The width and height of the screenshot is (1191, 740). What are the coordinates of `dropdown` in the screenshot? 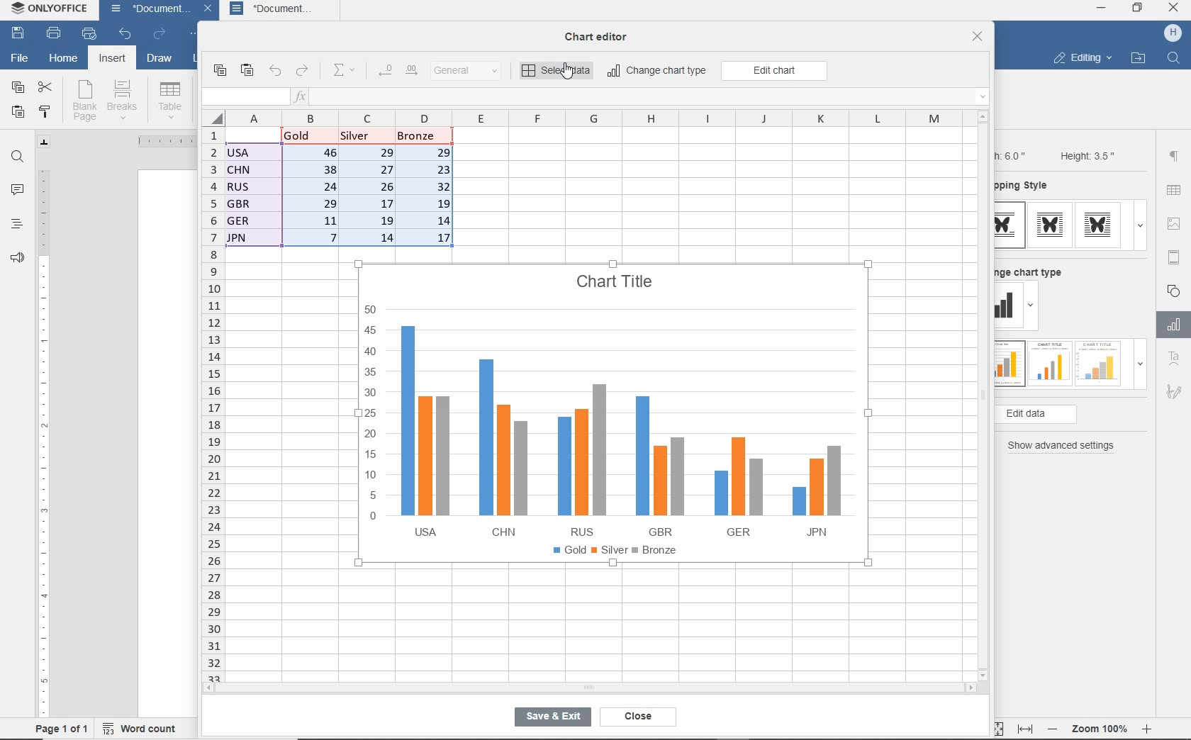 It's located at (1140, 225).